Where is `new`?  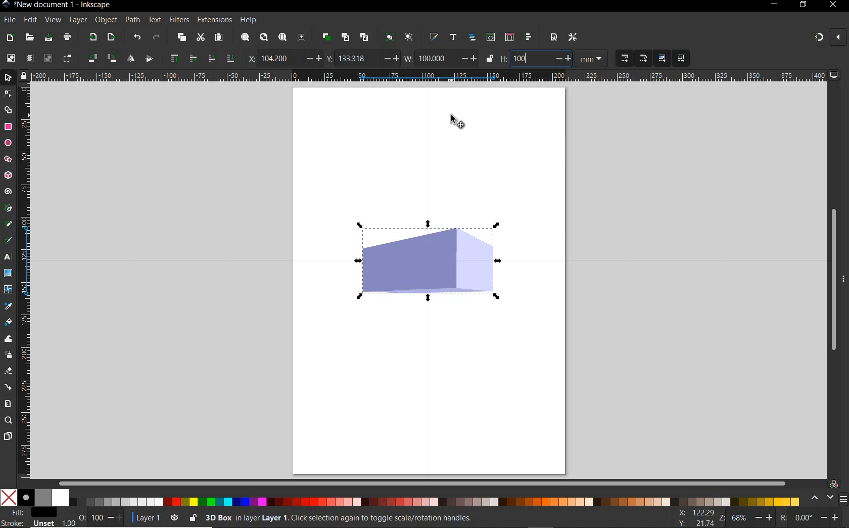
new is located at coordinates (9, 37).